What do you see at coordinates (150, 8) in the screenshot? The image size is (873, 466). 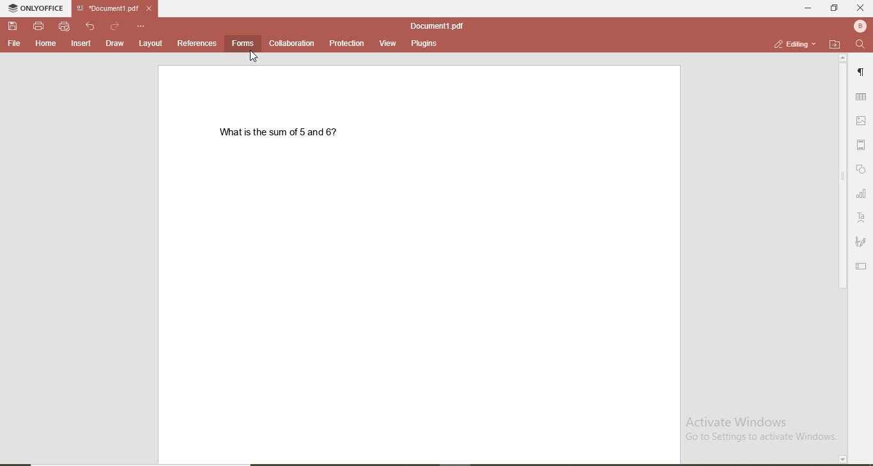 I see `close` at bounding box center [150, 8].